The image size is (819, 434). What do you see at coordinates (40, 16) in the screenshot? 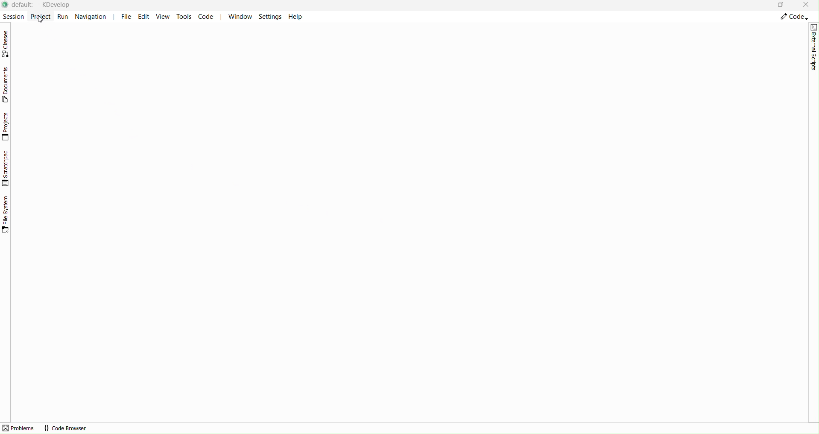
I see `Project` at bounding box center [40, 16].